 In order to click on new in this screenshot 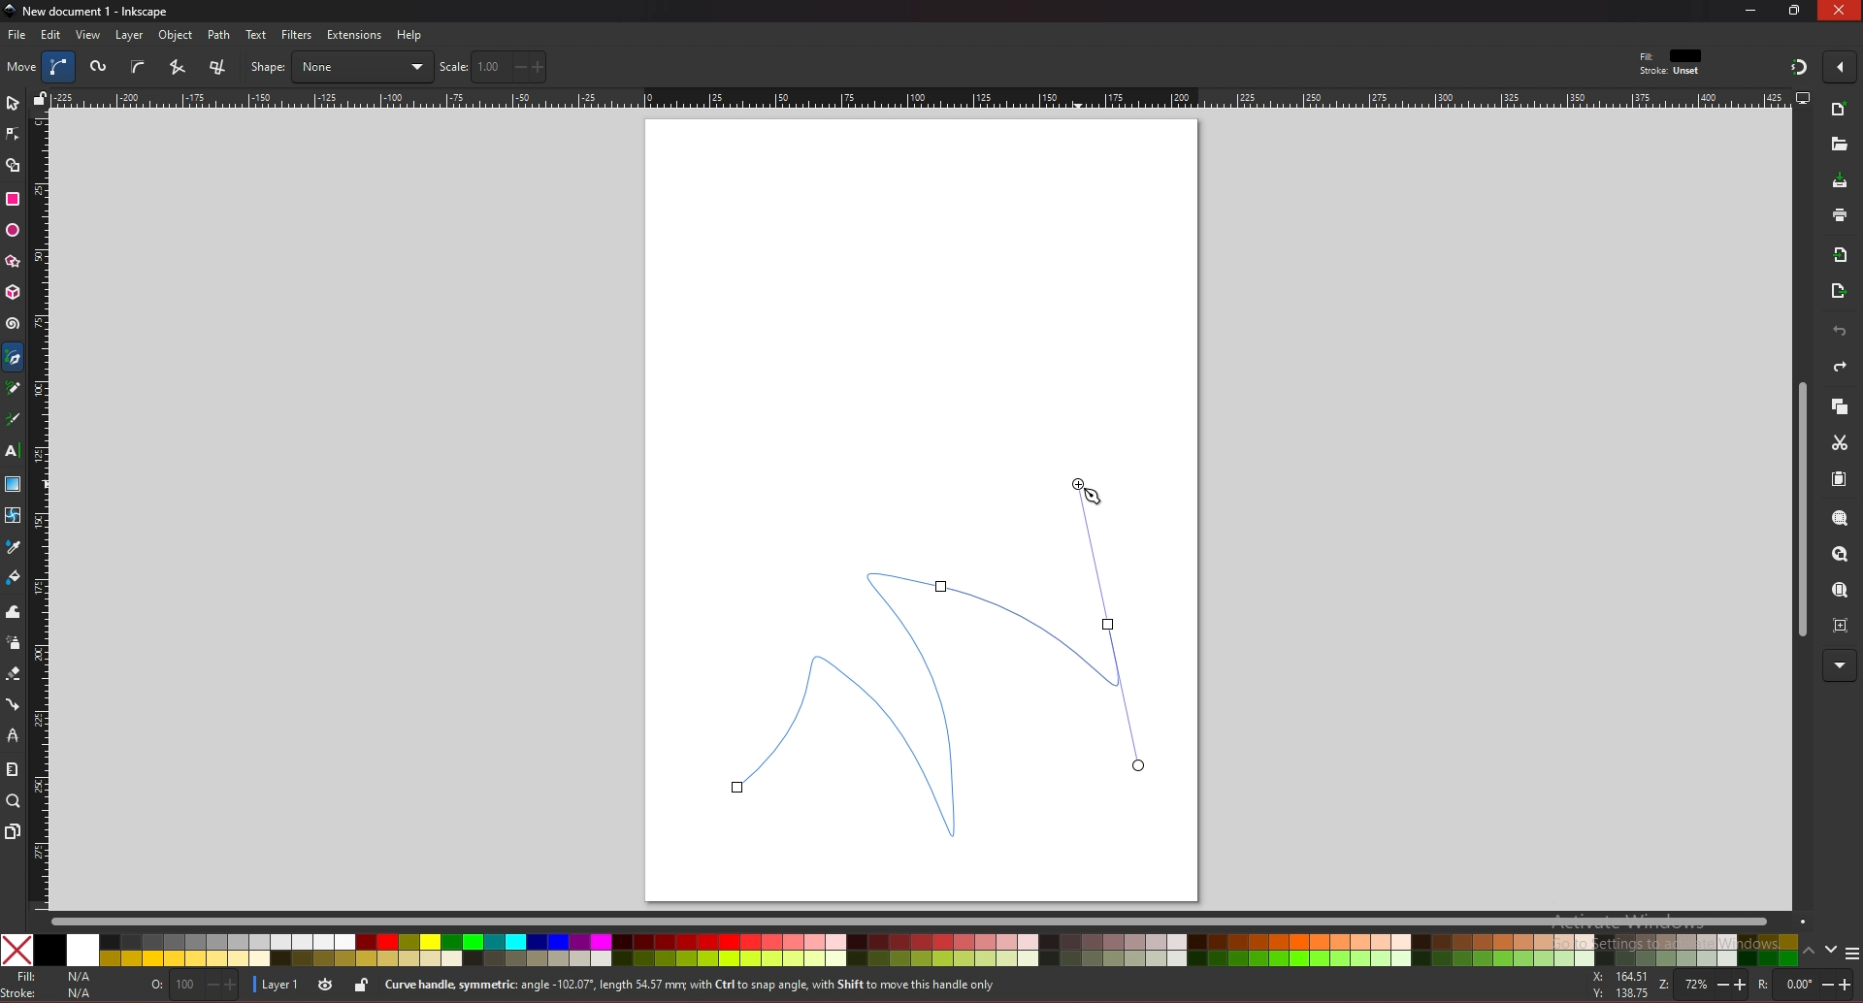, I will do `click(1838, 145)`.